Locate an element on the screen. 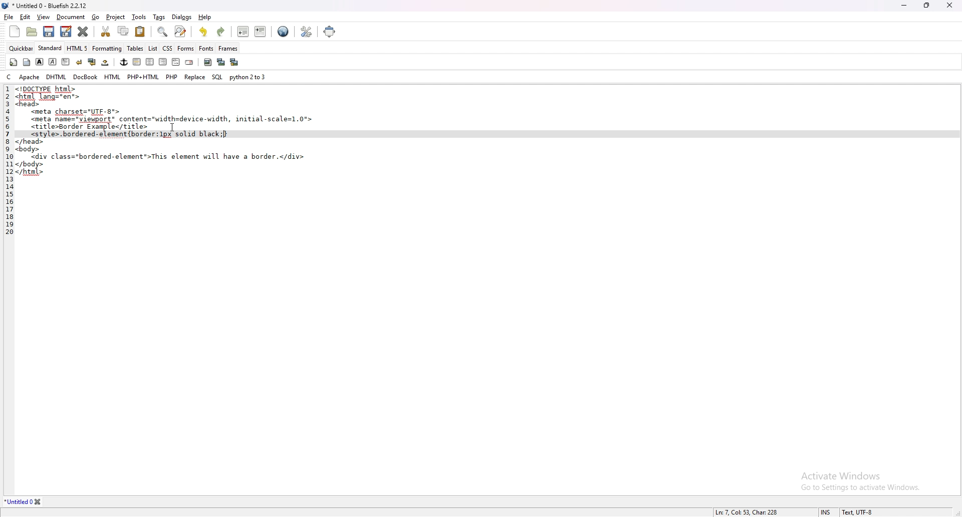  copy is located at coordinates (124, 31).